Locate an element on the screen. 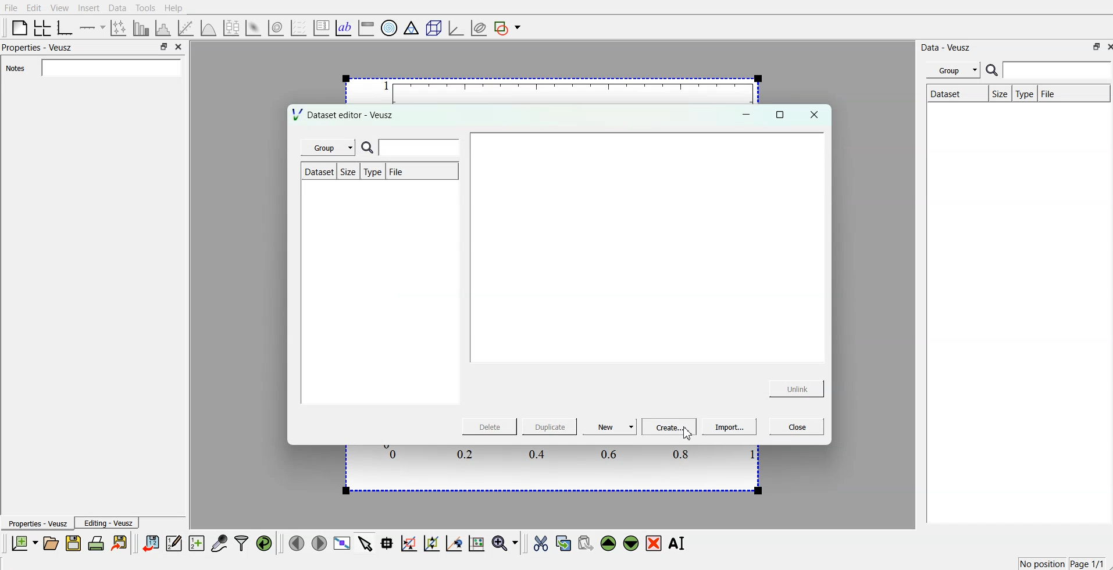 The width and height of the screenshot is (1113, 570). Tools is located at coordinates (145, 8).